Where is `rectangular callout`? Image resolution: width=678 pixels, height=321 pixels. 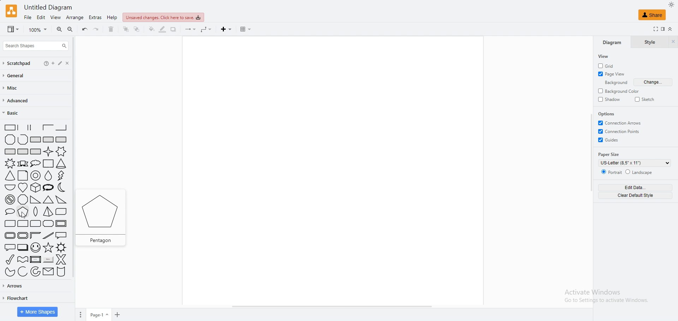
rectangular callout is located at coordinates (62, 236).